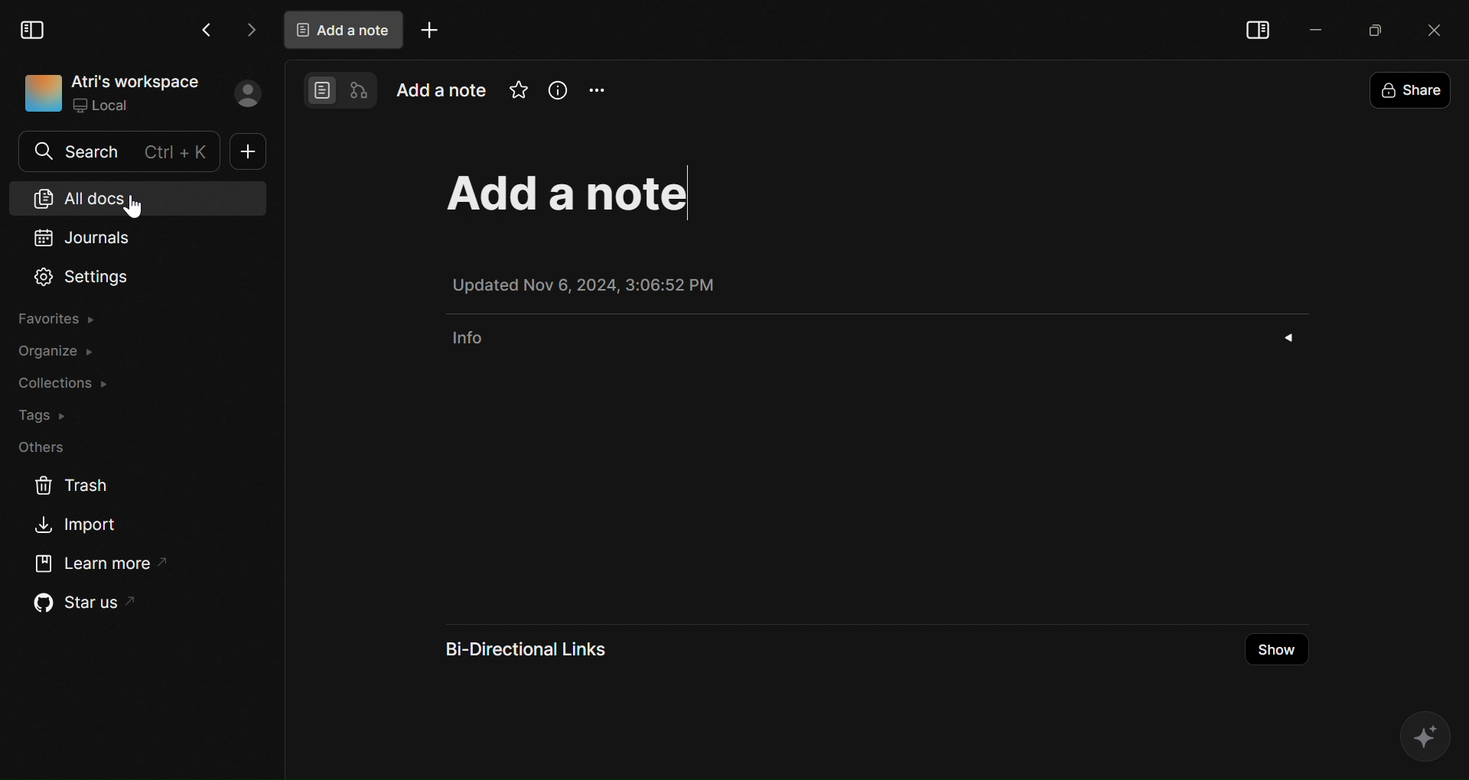 The width and height of the screenshot is (1469, 780). What do you see at coordinates (93, 197) in the screenshot?
I see `All docs` at bounding box center [93, 197].